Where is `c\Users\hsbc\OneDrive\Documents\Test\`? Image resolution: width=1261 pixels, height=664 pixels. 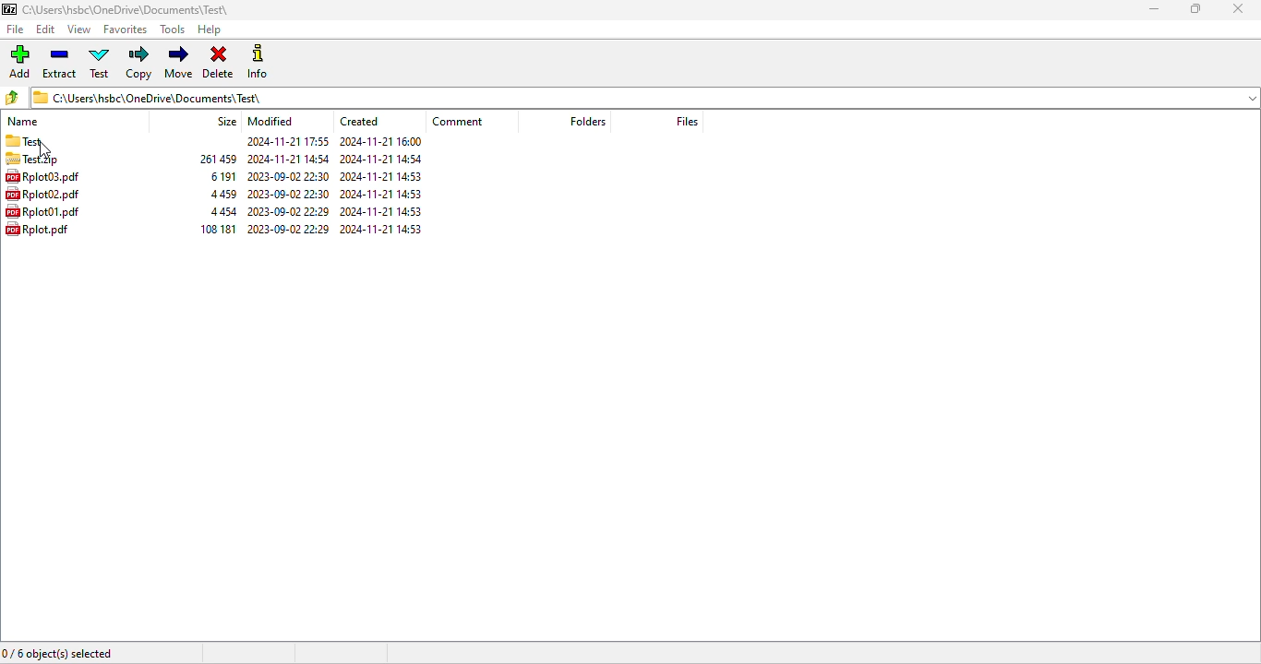 c\Users\hsbc\OneDrive\Documents\Test\ is located at coordinates (132, 10).